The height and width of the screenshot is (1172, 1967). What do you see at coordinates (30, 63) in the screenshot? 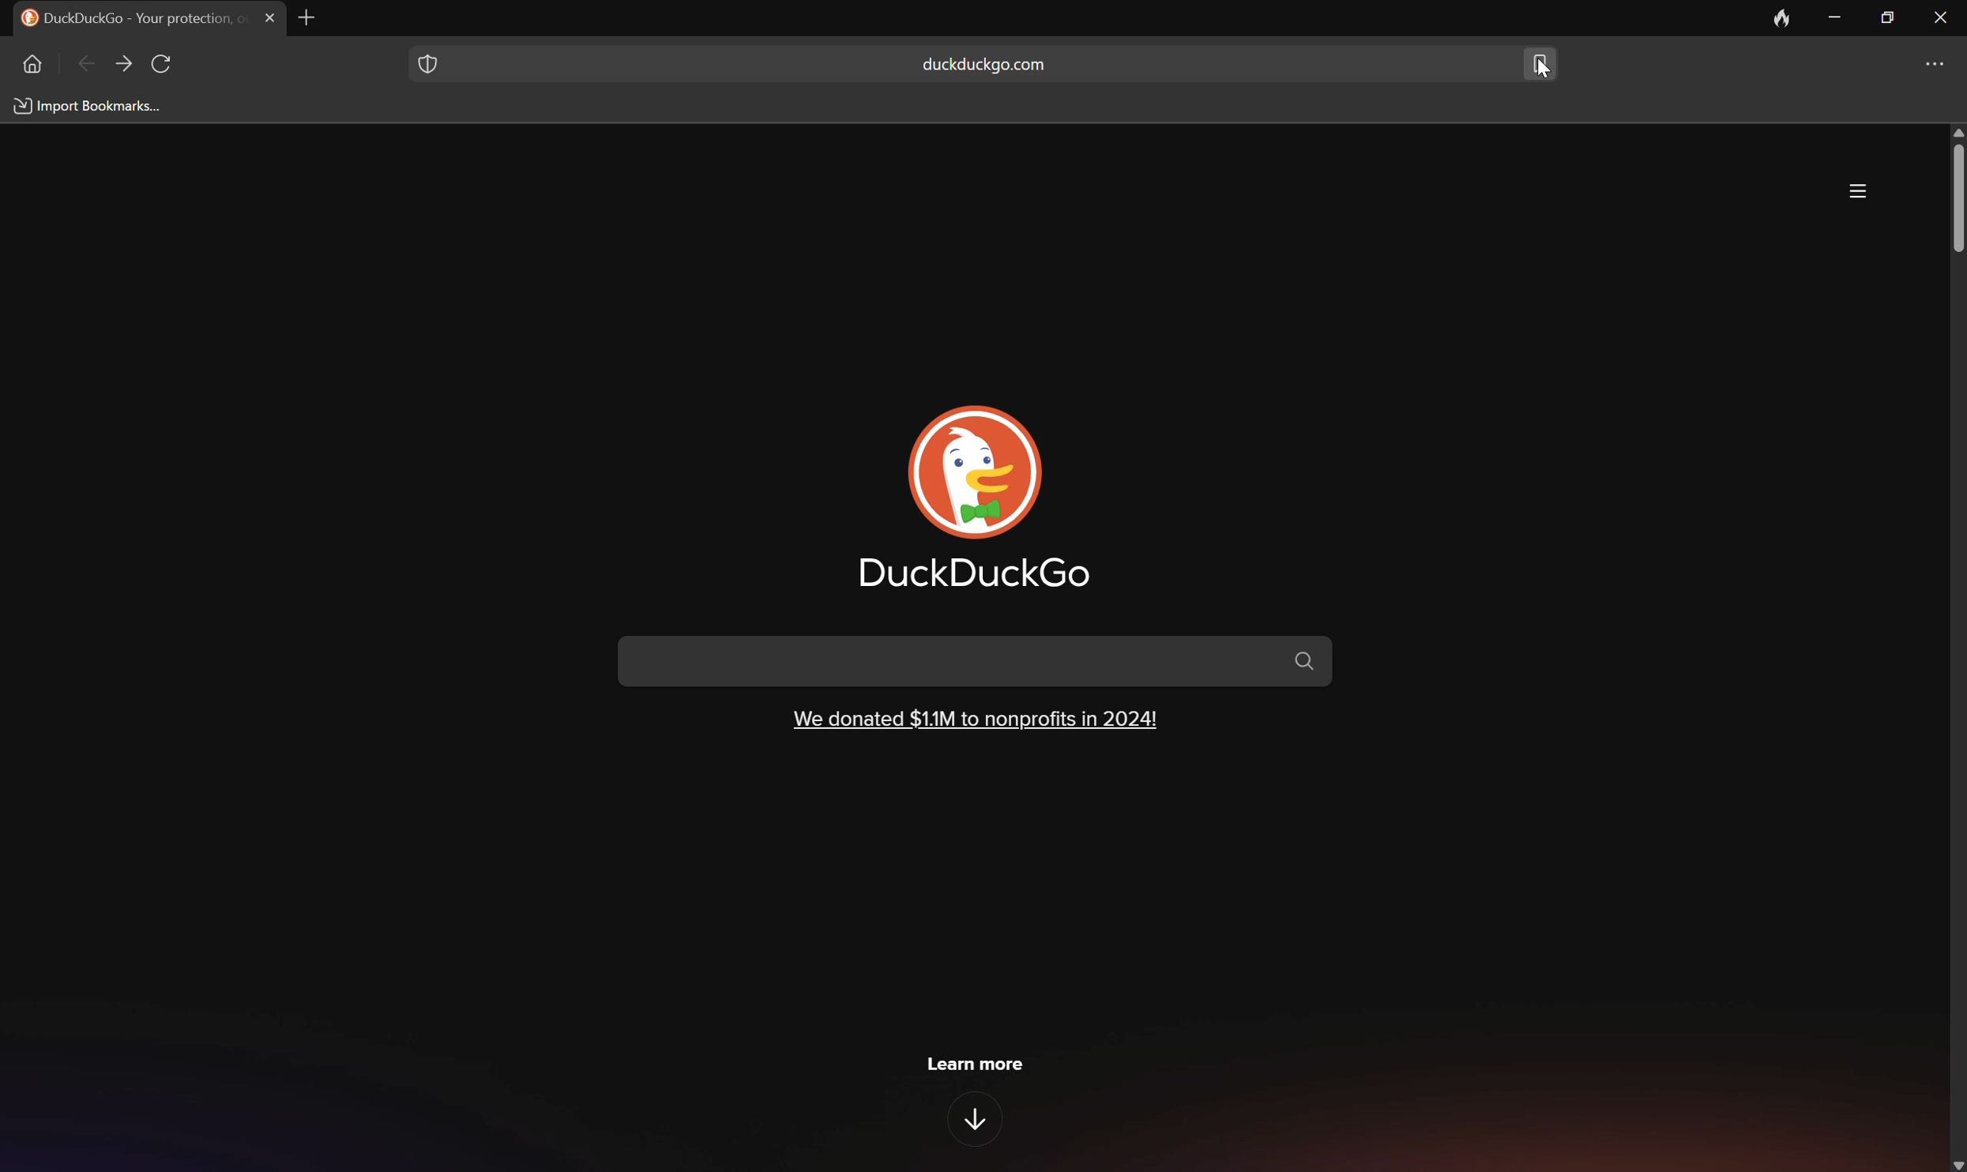
I see `Home` at bounding box center [30, 63].